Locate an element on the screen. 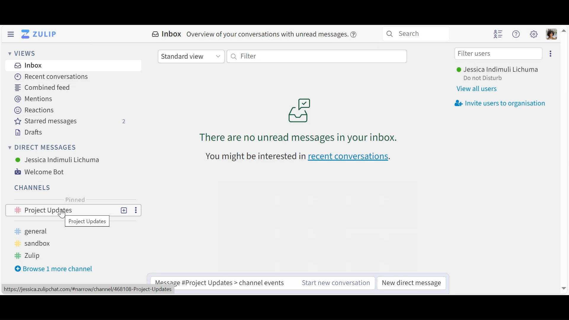 This screenshot has height=320, width=569. Do not Disturb is located at coordinates (482, 79).